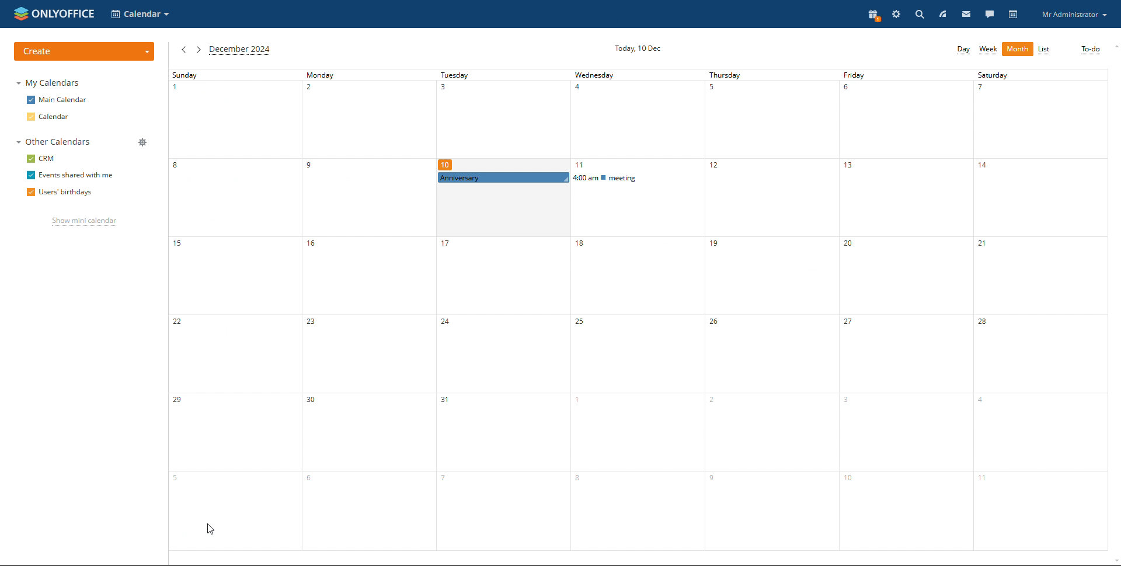  Describe the element at coordinates (83, 222) in the screenshot. I see `show mini calendar` at that location.